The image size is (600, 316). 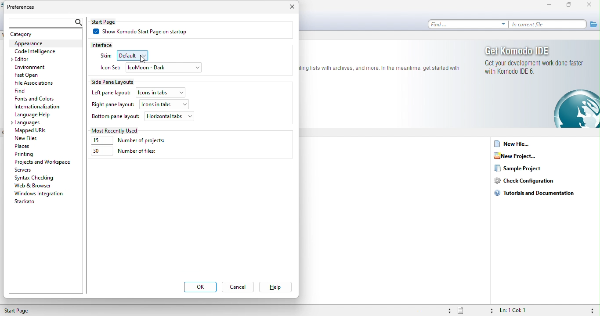 What do you see at coordinates (34, 138) in the screenshot?
I see `new files` at bounding box center [34, 138].